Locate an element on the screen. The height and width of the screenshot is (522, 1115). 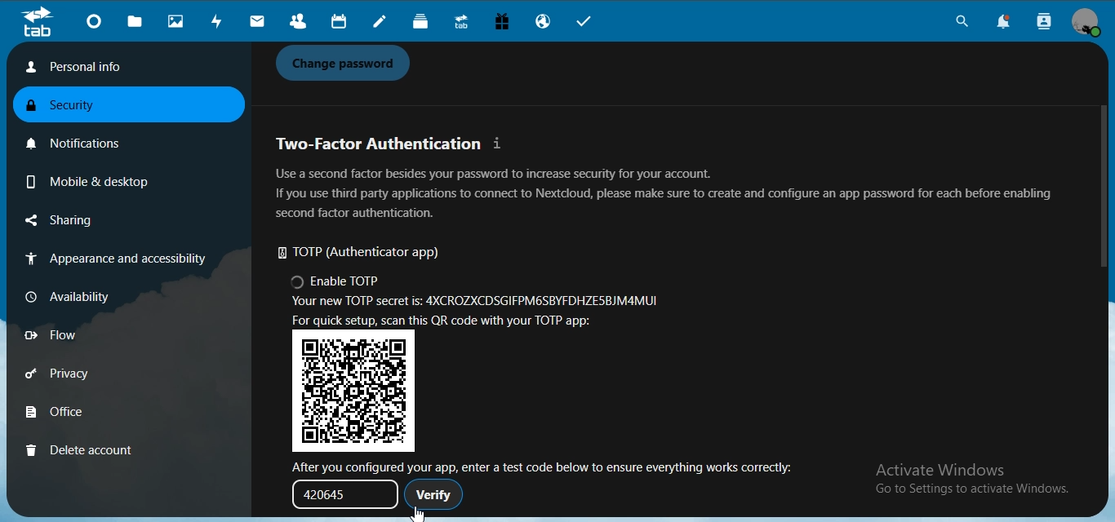
notifications is located at coordinates (1009, 23).